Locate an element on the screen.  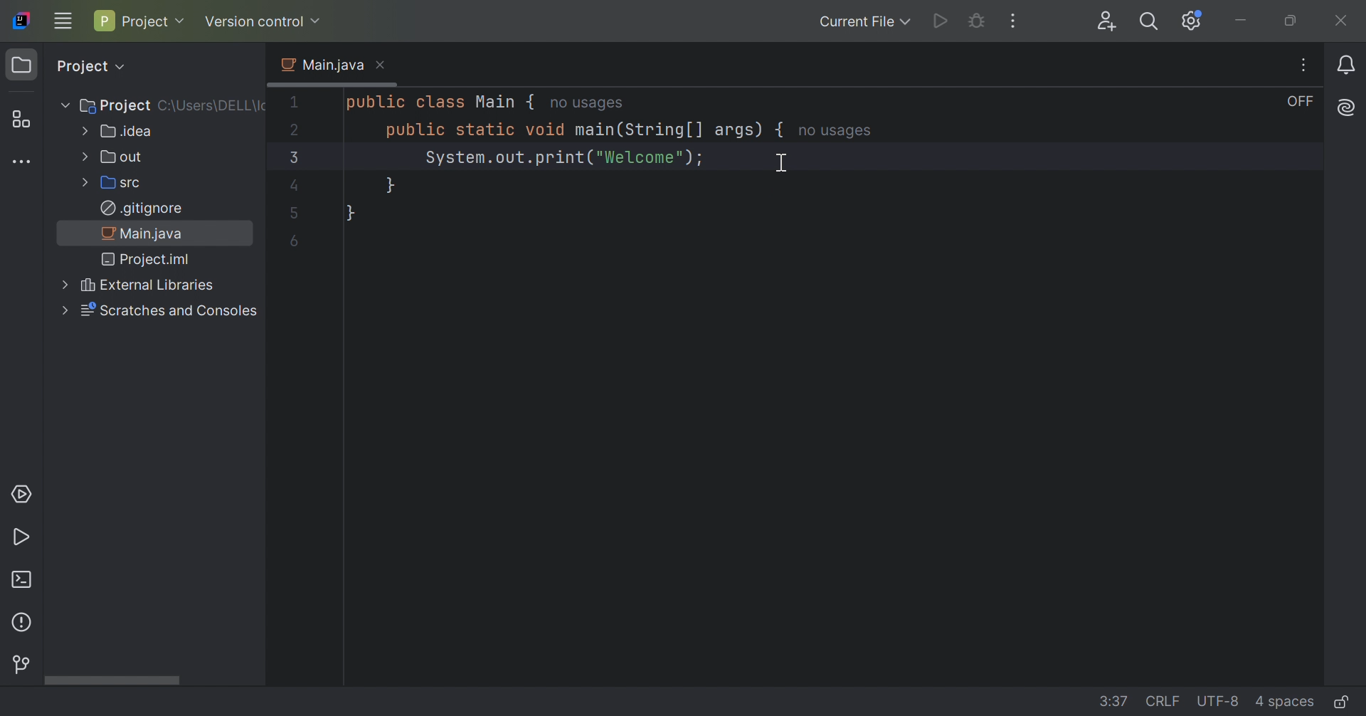
4 spaces is located at coordinates (1283, 704).